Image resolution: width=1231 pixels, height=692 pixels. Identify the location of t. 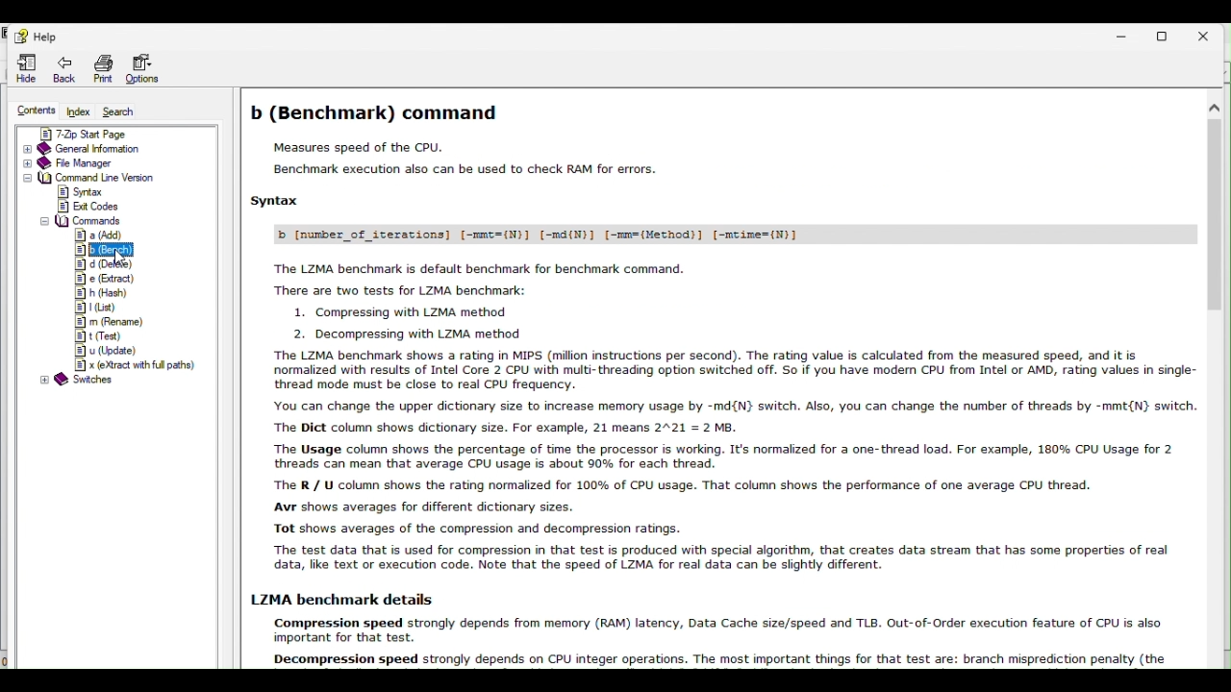
(109, 336).